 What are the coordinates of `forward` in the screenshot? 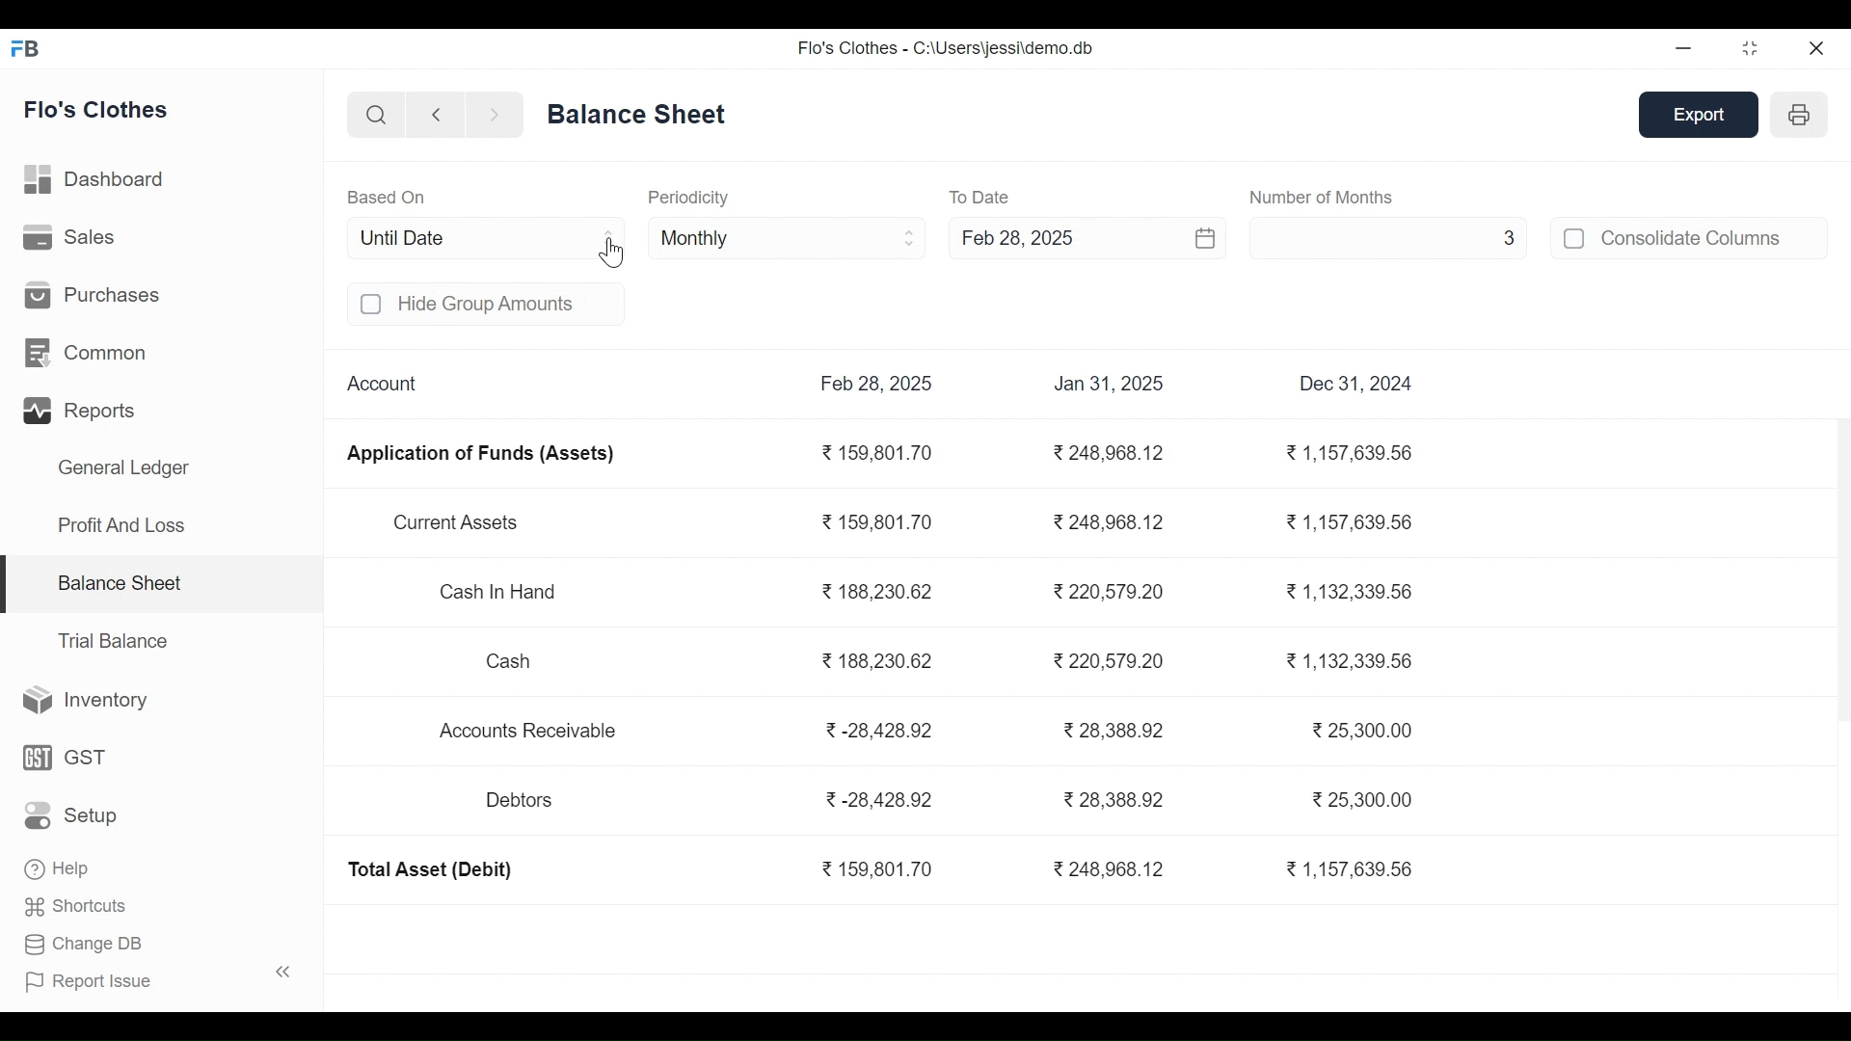 It's located at (495, 116).